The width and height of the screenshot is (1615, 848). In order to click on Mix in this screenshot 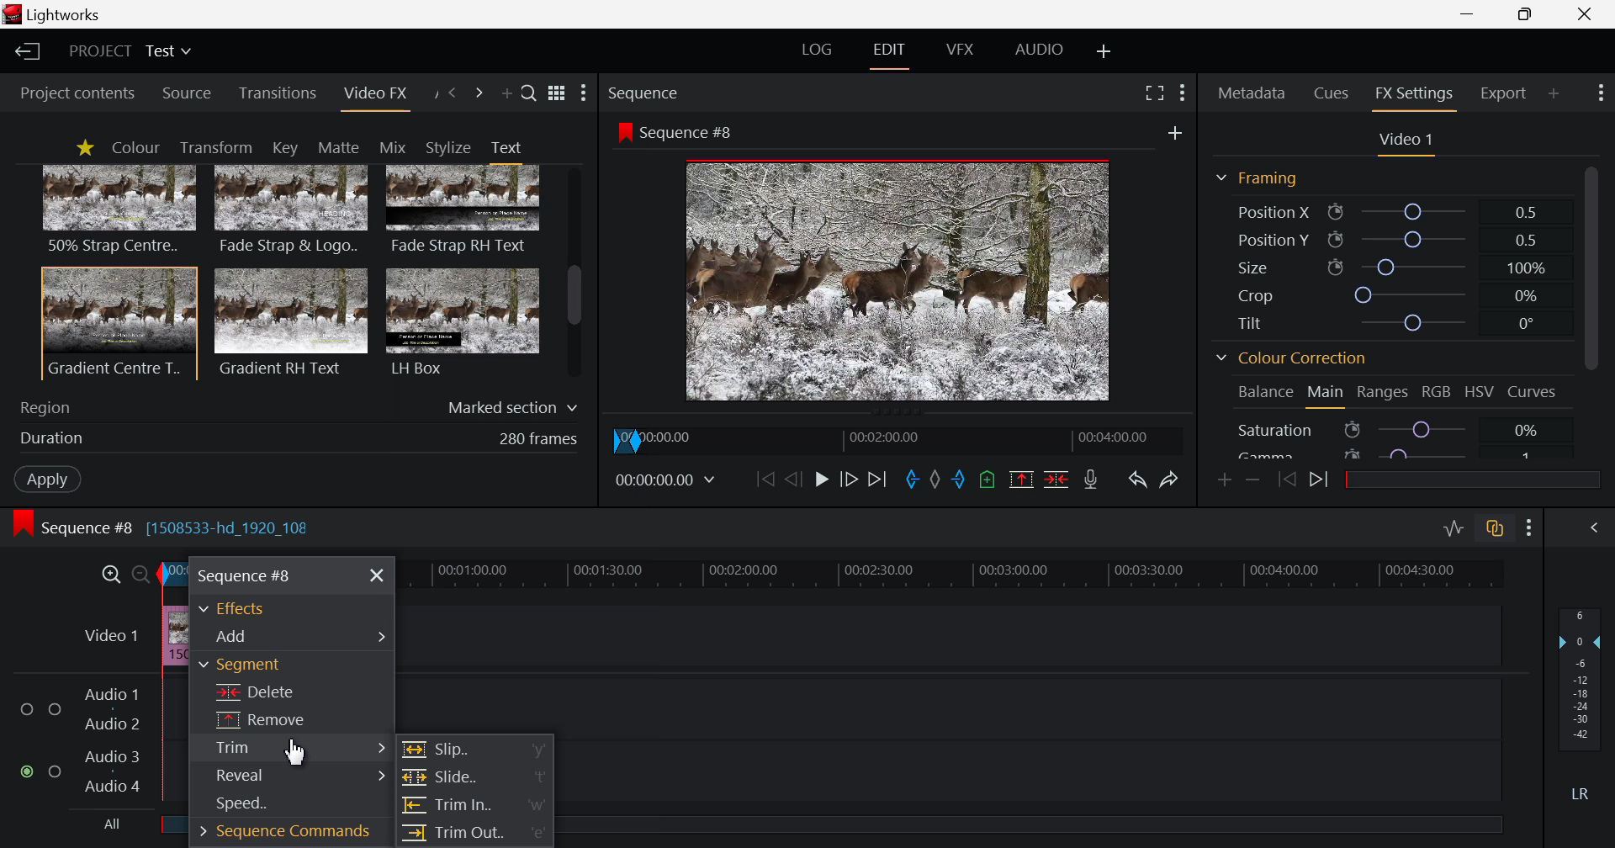, I will do `click(398, 146)`.